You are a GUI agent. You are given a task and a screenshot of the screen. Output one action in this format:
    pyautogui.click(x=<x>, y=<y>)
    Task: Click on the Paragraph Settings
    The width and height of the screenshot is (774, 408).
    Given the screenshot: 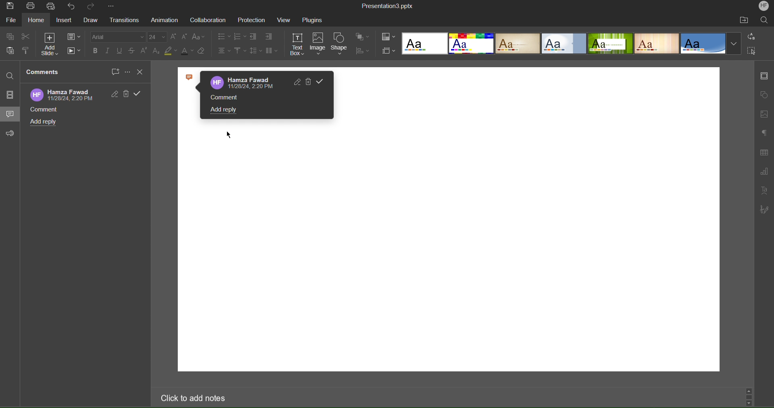 What is the action you would take?
    pyautogui.click(x=764, y=132)
    